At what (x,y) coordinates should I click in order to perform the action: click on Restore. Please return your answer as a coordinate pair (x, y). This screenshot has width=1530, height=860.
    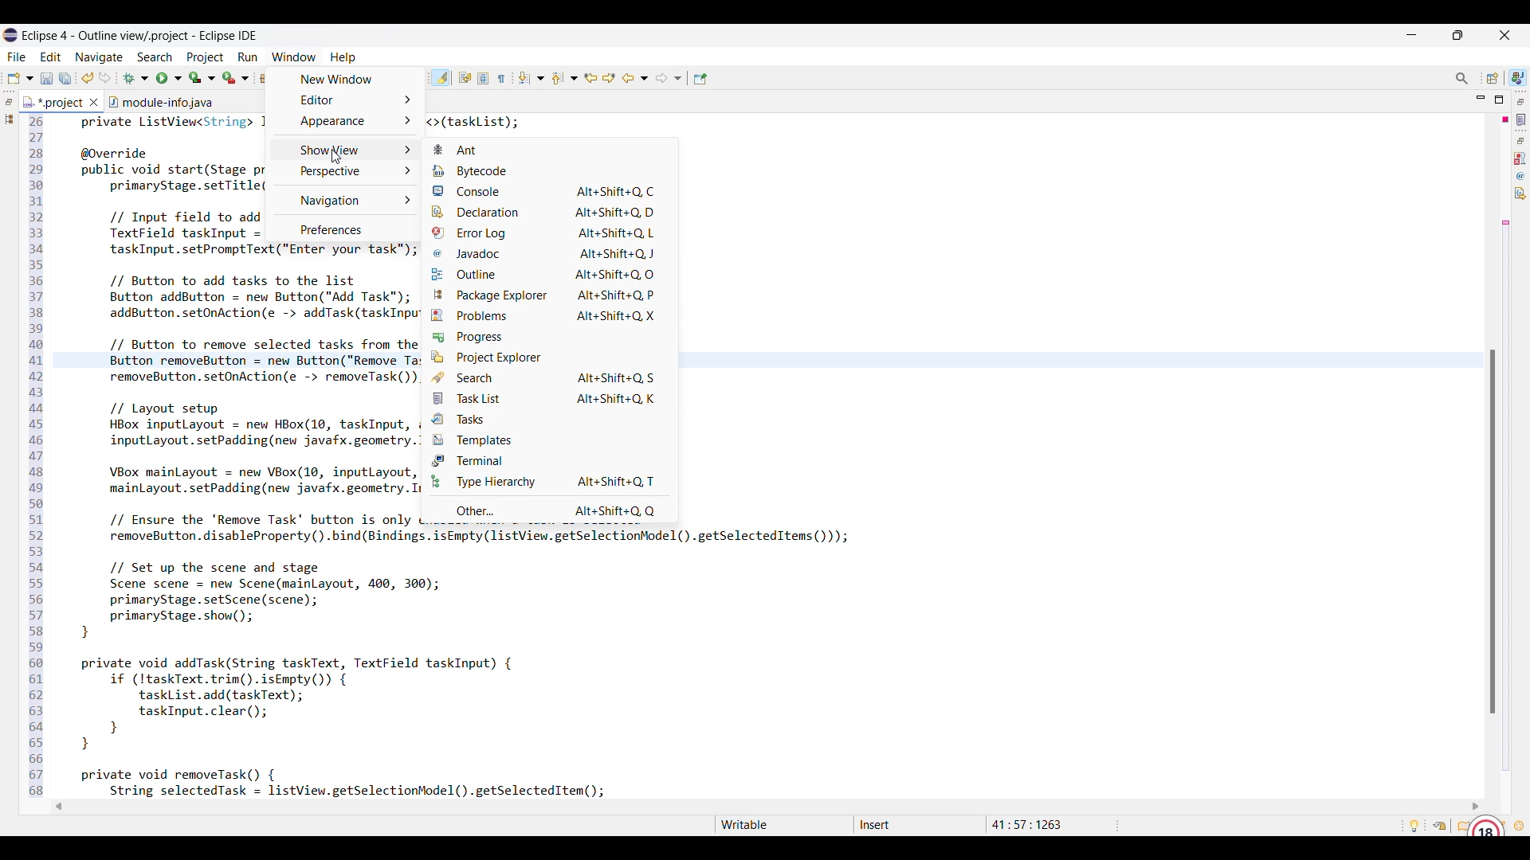
    Looking at the image, I should click on (1521, 101).